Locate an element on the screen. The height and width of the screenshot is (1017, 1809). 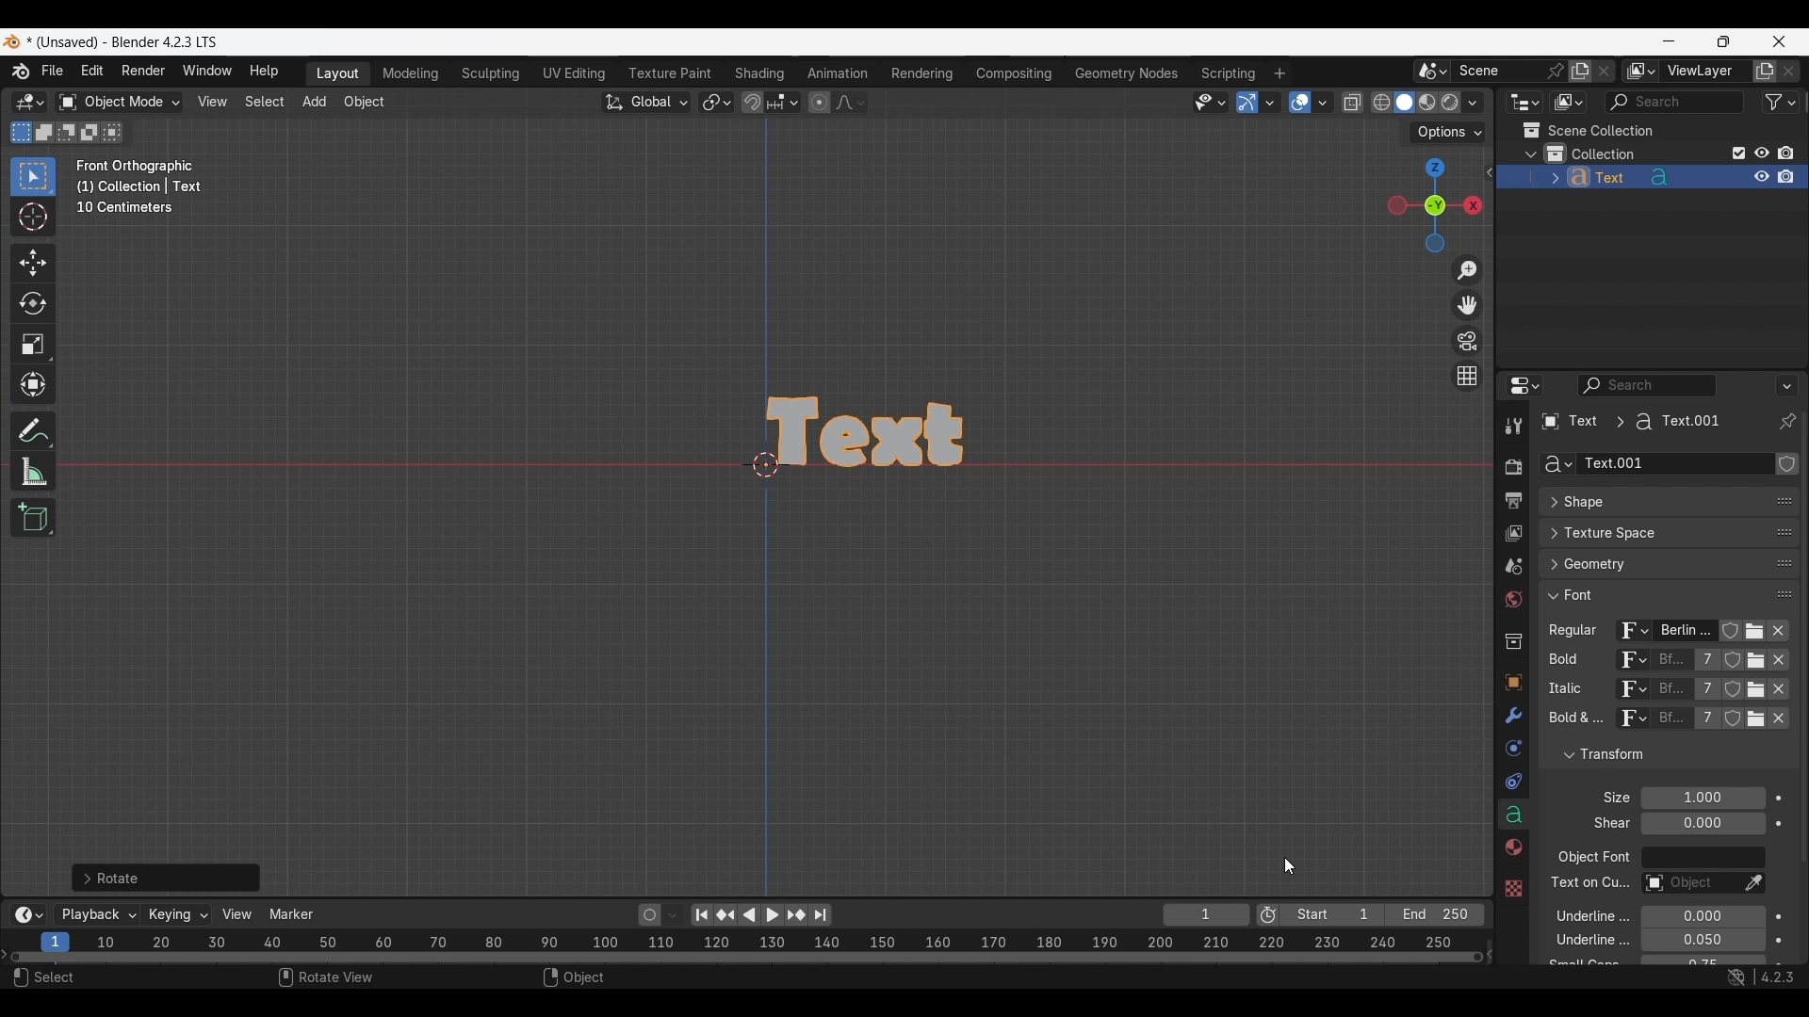
Jump to key frame is located at coordinates (796, 915).